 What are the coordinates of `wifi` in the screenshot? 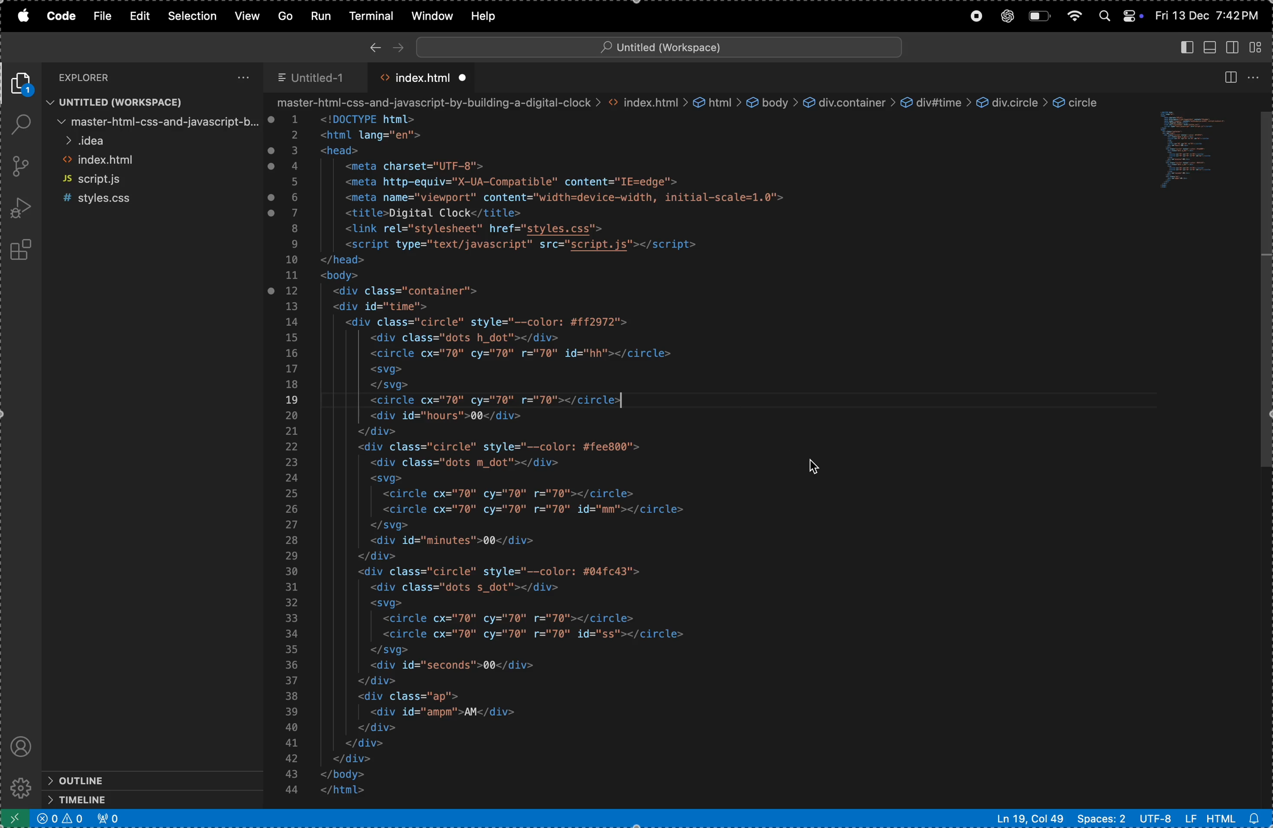 It's located at (1075, 17).